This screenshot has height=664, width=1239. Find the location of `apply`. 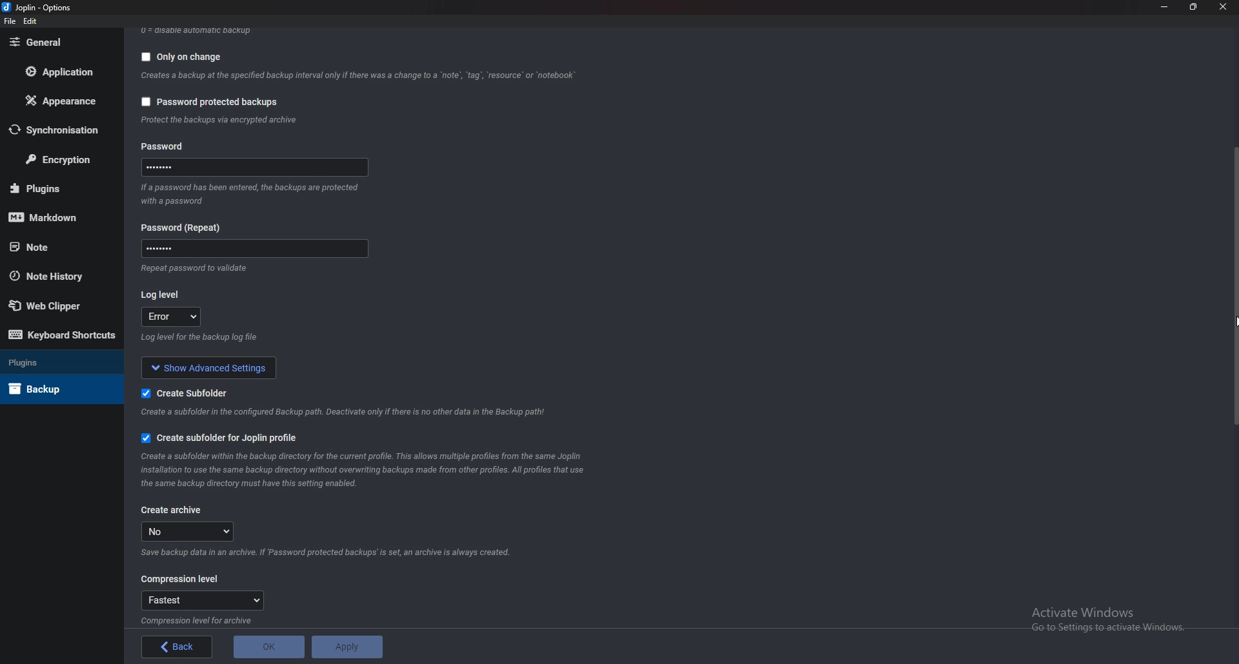

apply is located at coordinates (345, 647).